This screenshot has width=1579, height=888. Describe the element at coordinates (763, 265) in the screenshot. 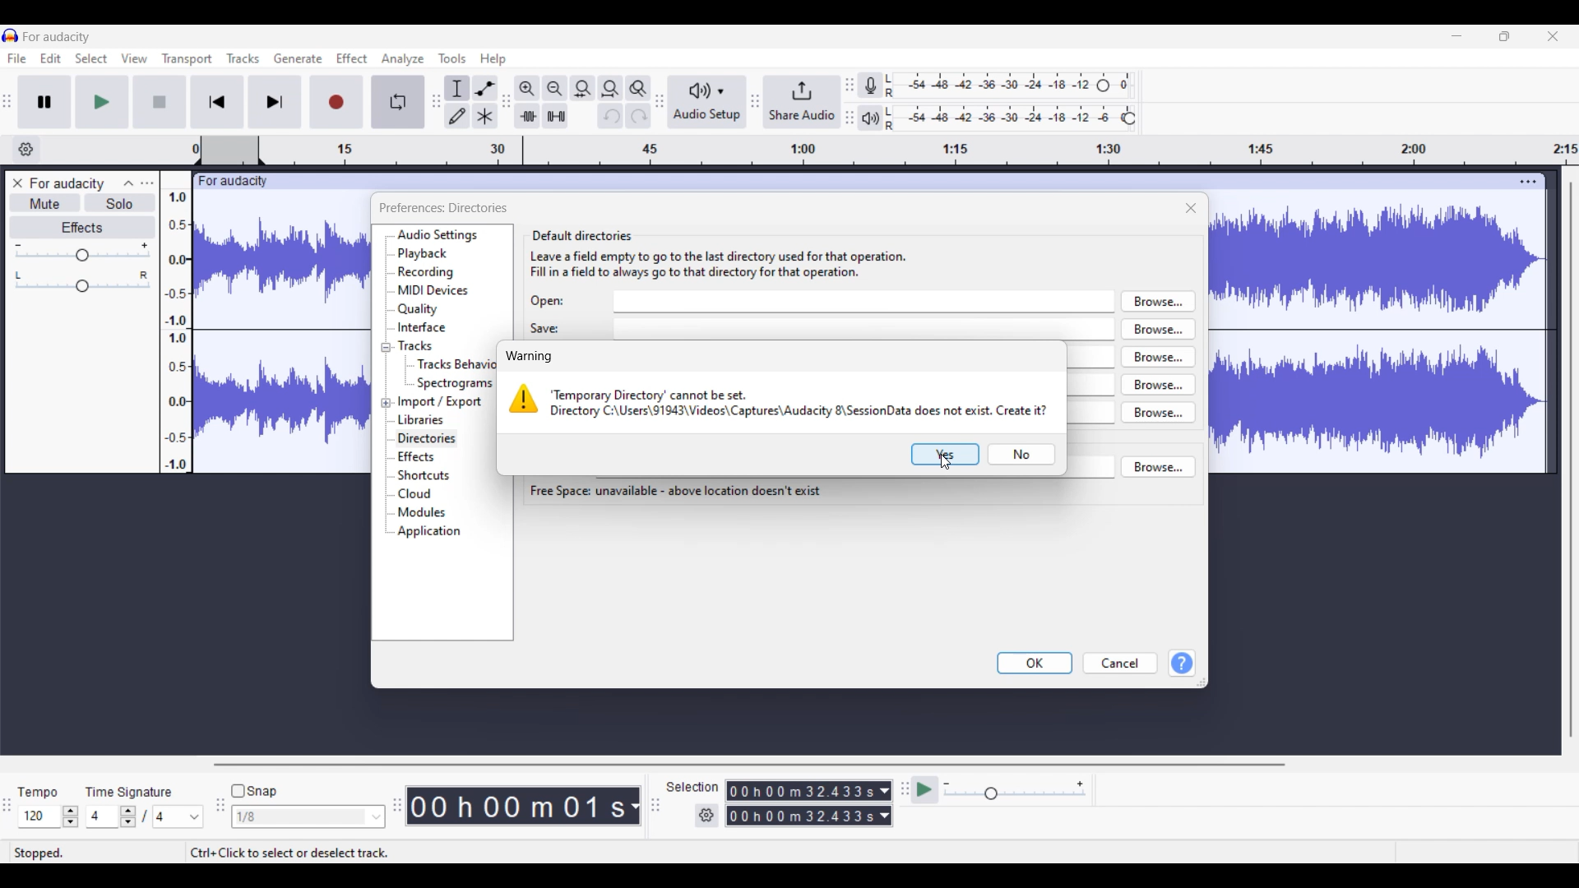

I see `Leave a field empty to go to the last directory used for that operation.
Fill in a field to always go to that directory for that operation.` at that location.